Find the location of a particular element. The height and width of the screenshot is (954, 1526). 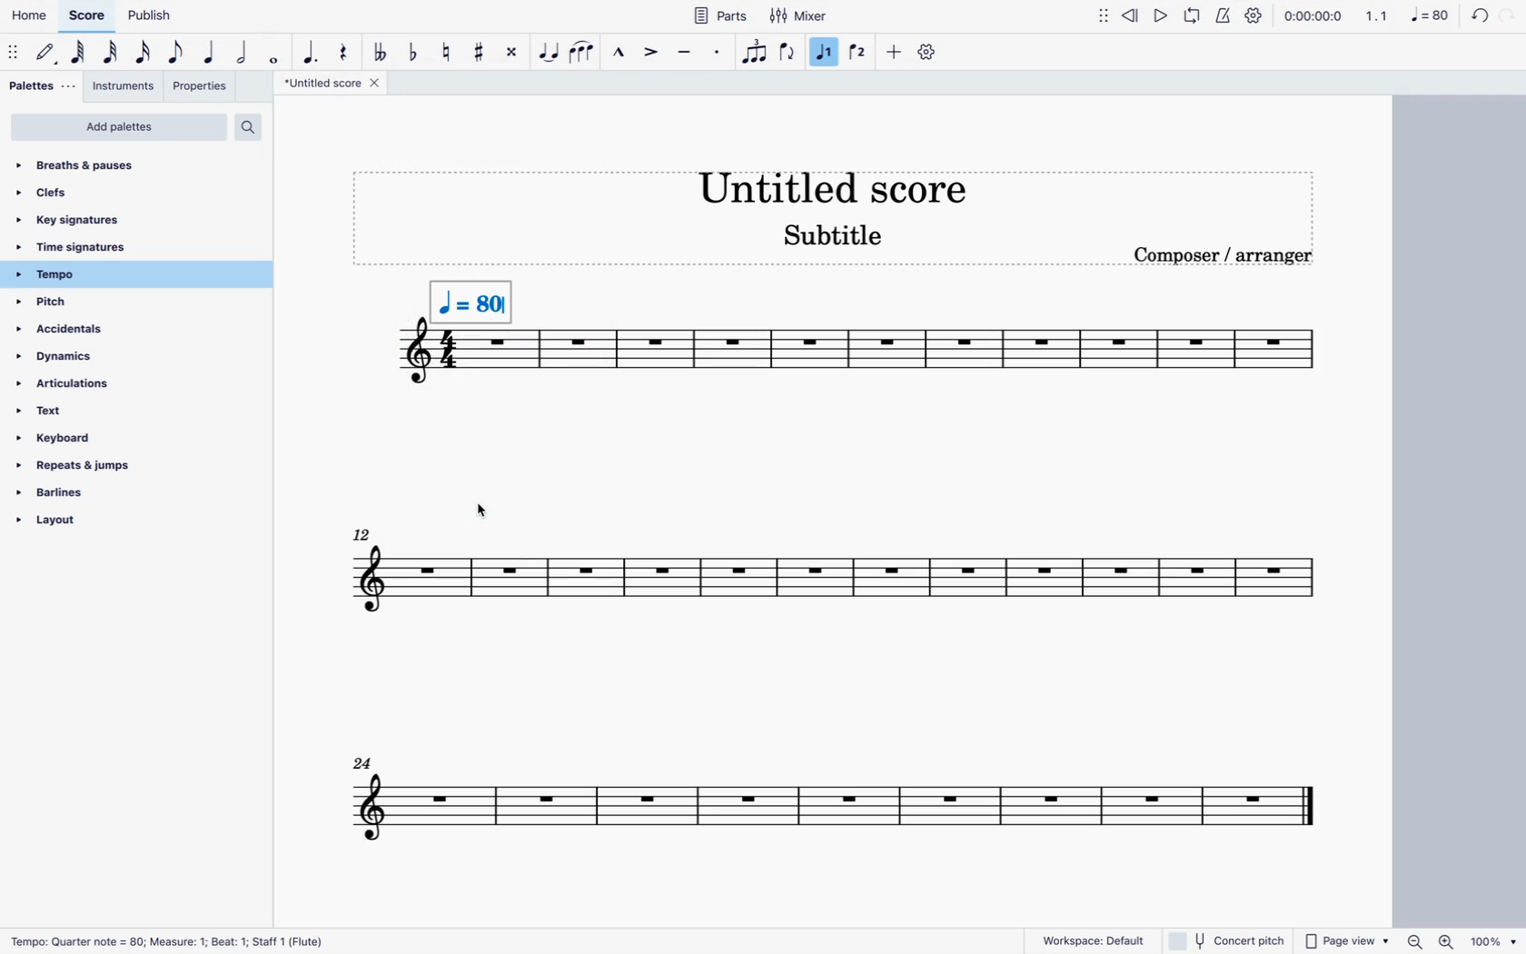

eighth note is located at coordinates (177, 52).